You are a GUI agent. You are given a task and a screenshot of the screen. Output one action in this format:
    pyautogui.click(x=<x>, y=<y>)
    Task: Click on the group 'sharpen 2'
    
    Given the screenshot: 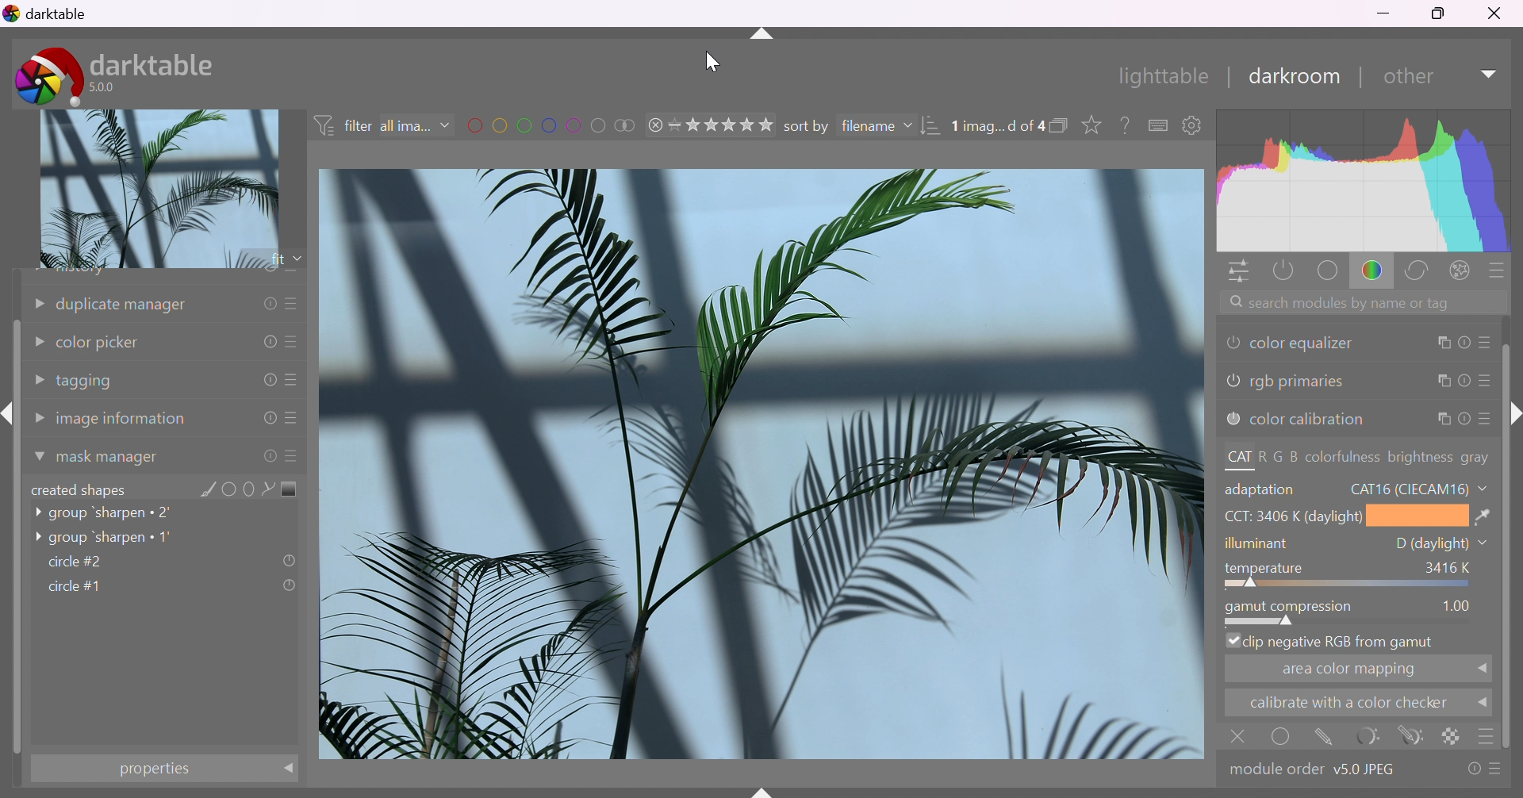 What is the action you would take?
    pyautogui.click(x=101, y=515)
    